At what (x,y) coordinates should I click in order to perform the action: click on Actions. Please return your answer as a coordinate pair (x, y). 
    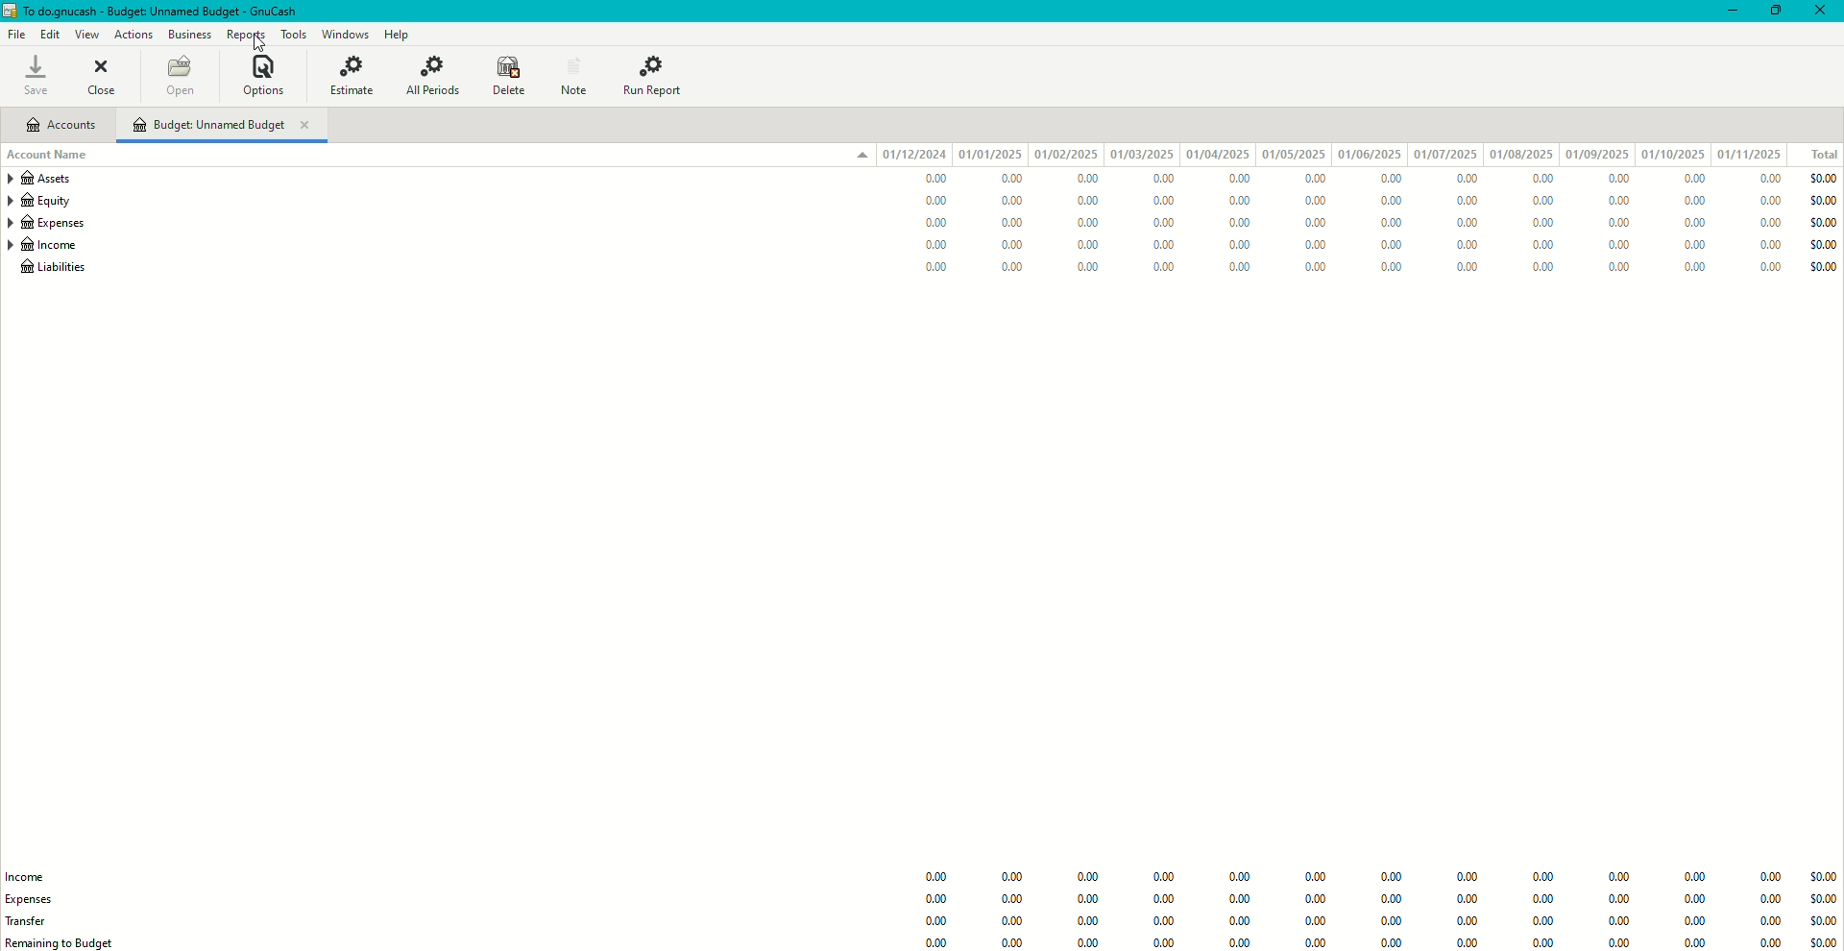
    Looking at the image, I should click on (133, 33).